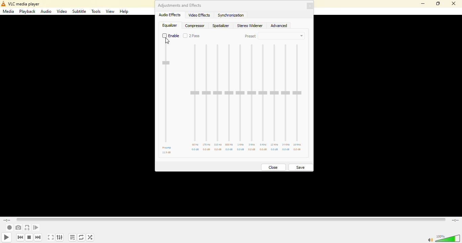 Image resolution: width=462 pixels, height=243 pixels. What do you see at coordinates (274, 93) in the screenshot?
I see `adjustor` at bounding box center [274, 93].